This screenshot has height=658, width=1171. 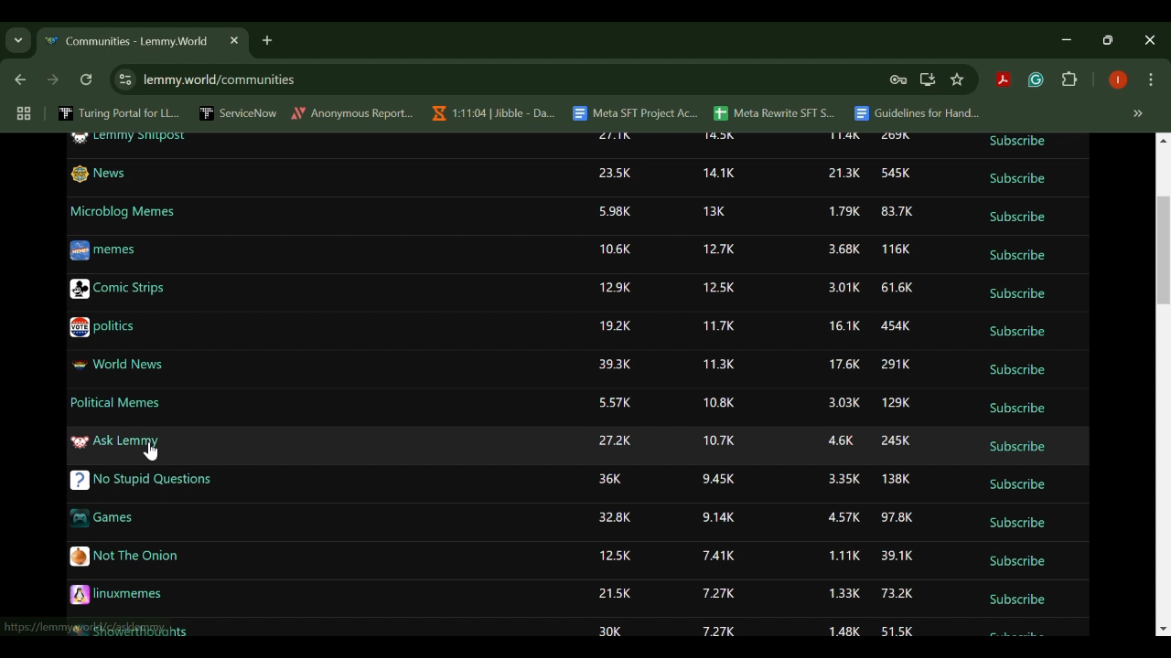 I want to click on memes, so click(x=103, y=252).